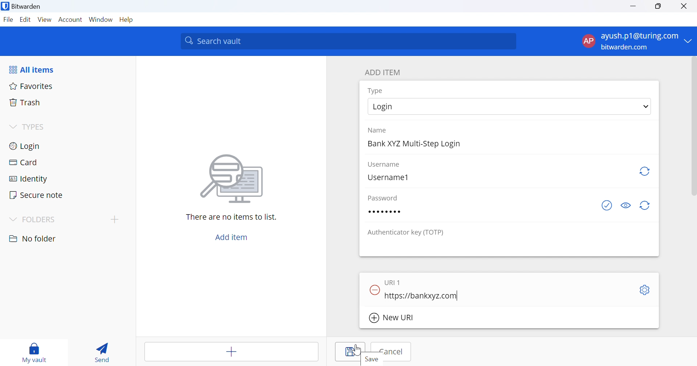 The height and width of the screenshot is (366, 697). What do you see at coordinates (384, 198) in the screenshot?
I see `Password` at bounding box center [384, 198].